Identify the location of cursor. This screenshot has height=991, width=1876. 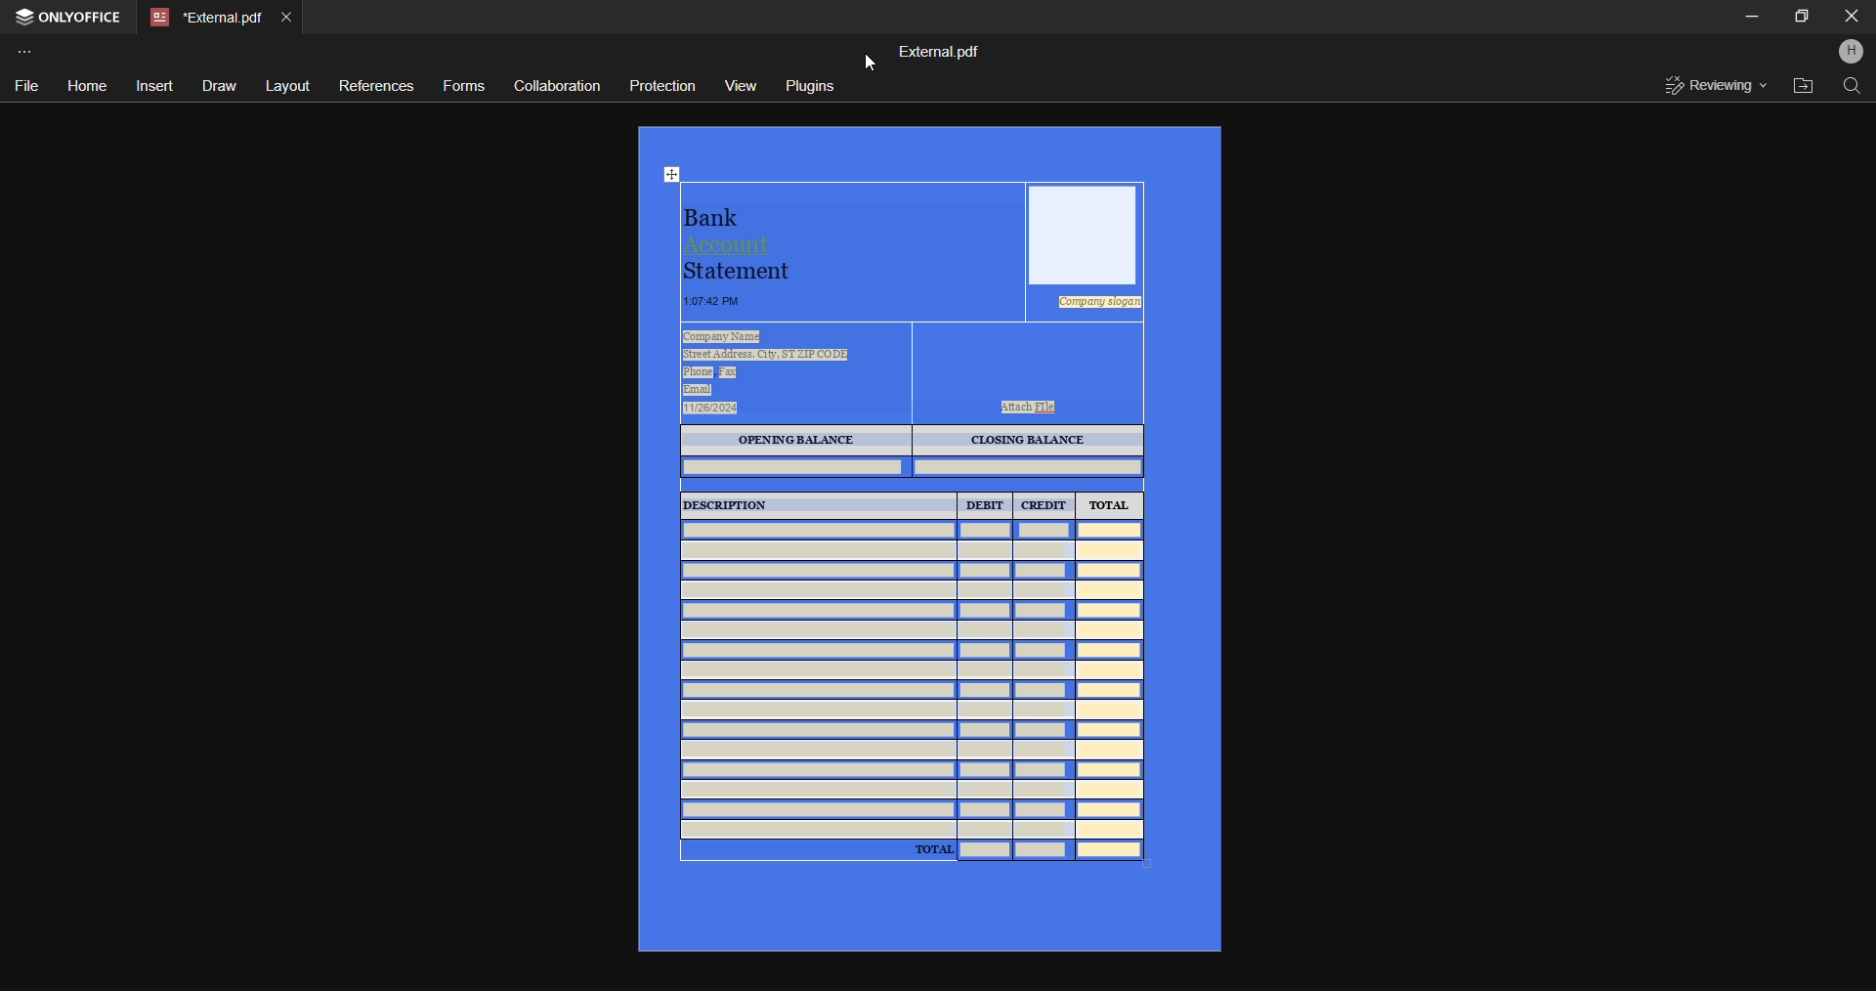
(872, 63).